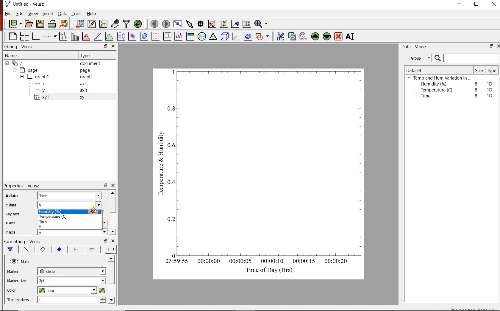 The width and height of the screenshot is (500, 311). What do you see at coordinates (52, 196) in the screenshot?
I see `Time` at bounding box center [52, 196].